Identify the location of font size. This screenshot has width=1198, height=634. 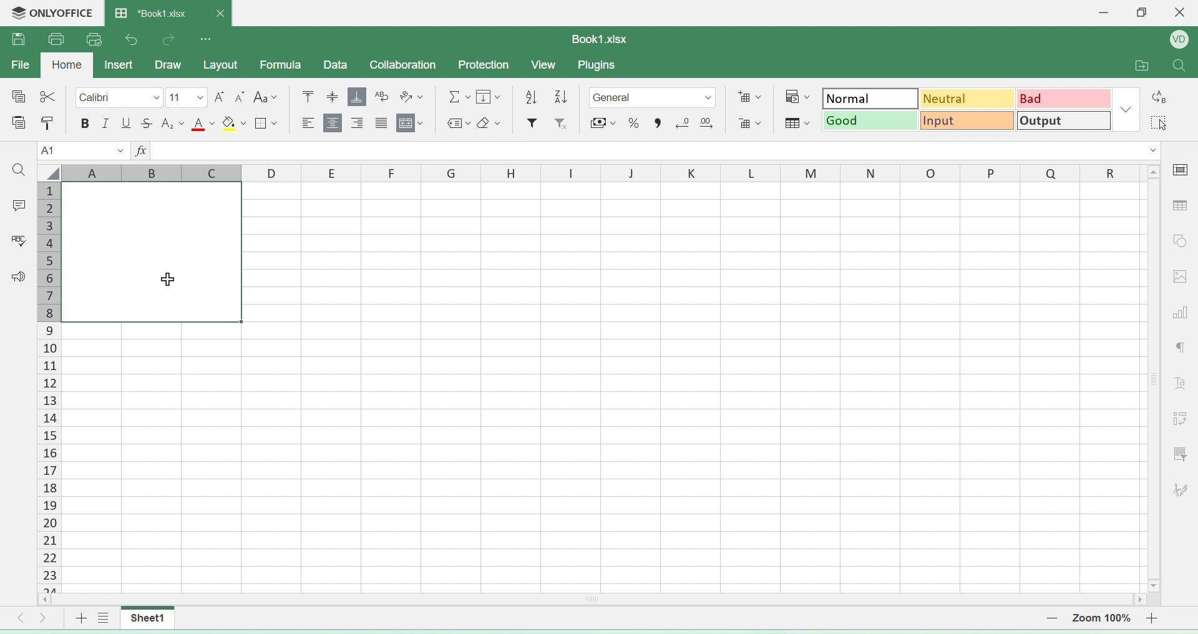
(188, 97).